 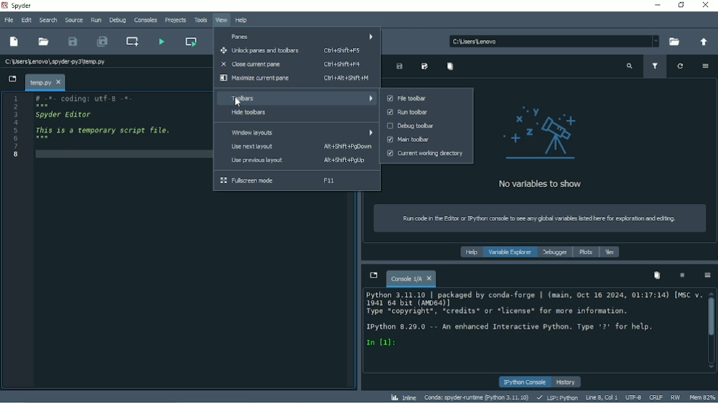 What do you see at coordinates (399, 67) in the screenshot?
I see `Save data` at bounding box center [399, 67].